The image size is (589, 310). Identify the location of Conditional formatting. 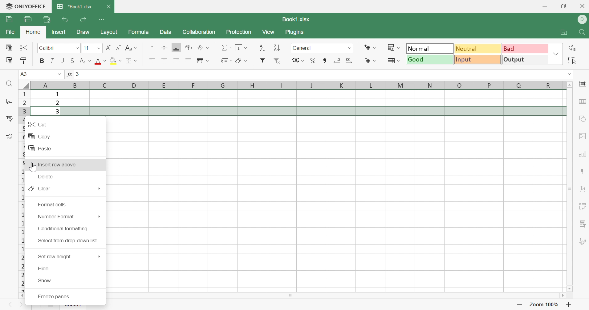
(64, 229).